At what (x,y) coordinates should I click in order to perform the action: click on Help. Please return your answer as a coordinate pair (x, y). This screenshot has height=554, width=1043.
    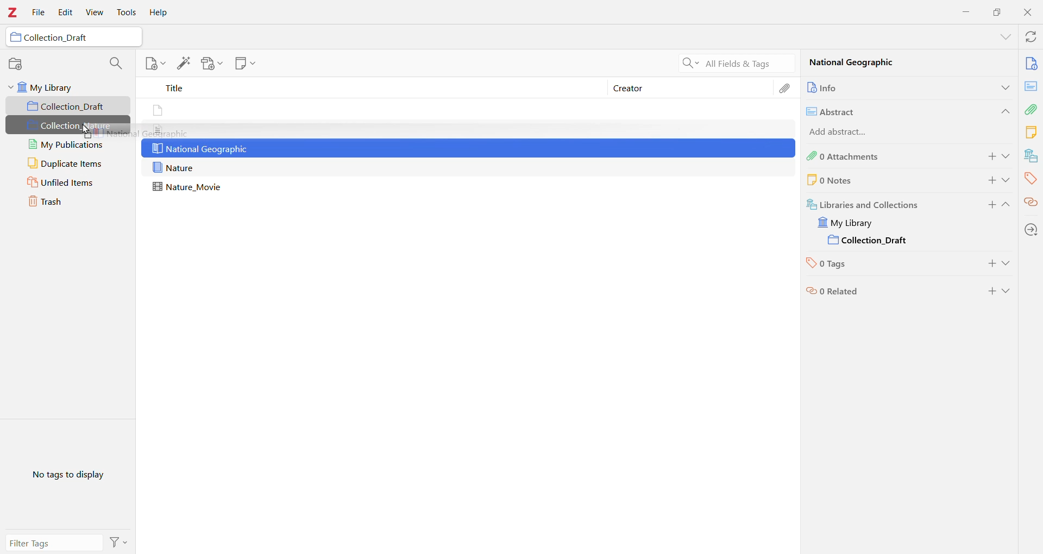
    Looking at the image, I should click on (161, 12).